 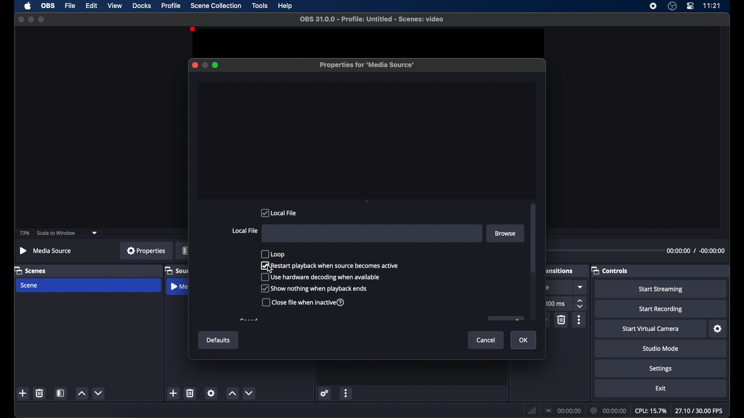 What do you see at coordinates (608, 411) in the screenshot?
I see `duration` at bounding box center [608, 411].